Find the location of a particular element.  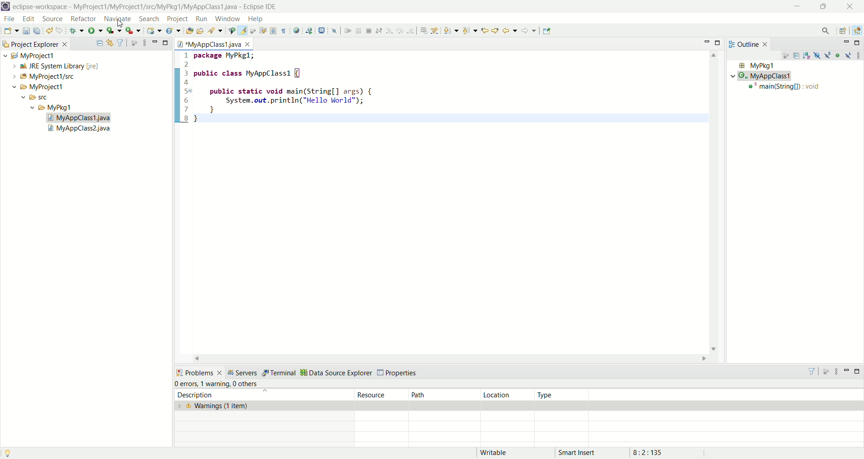

close is located at coordinates (852, 6).